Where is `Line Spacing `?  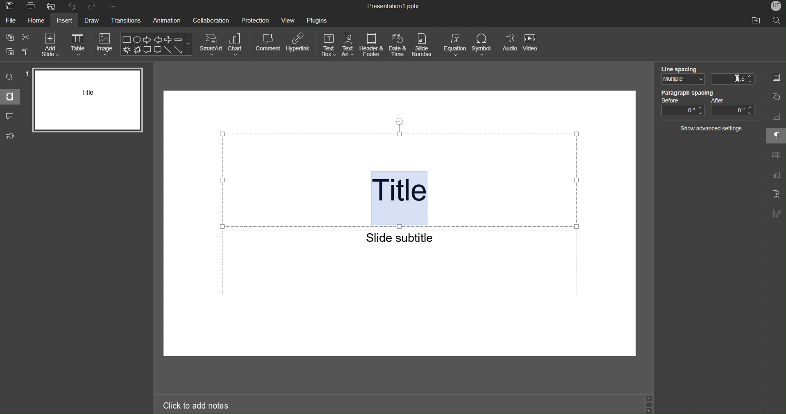 Line Spacing  is located at coordinates (681, 68).